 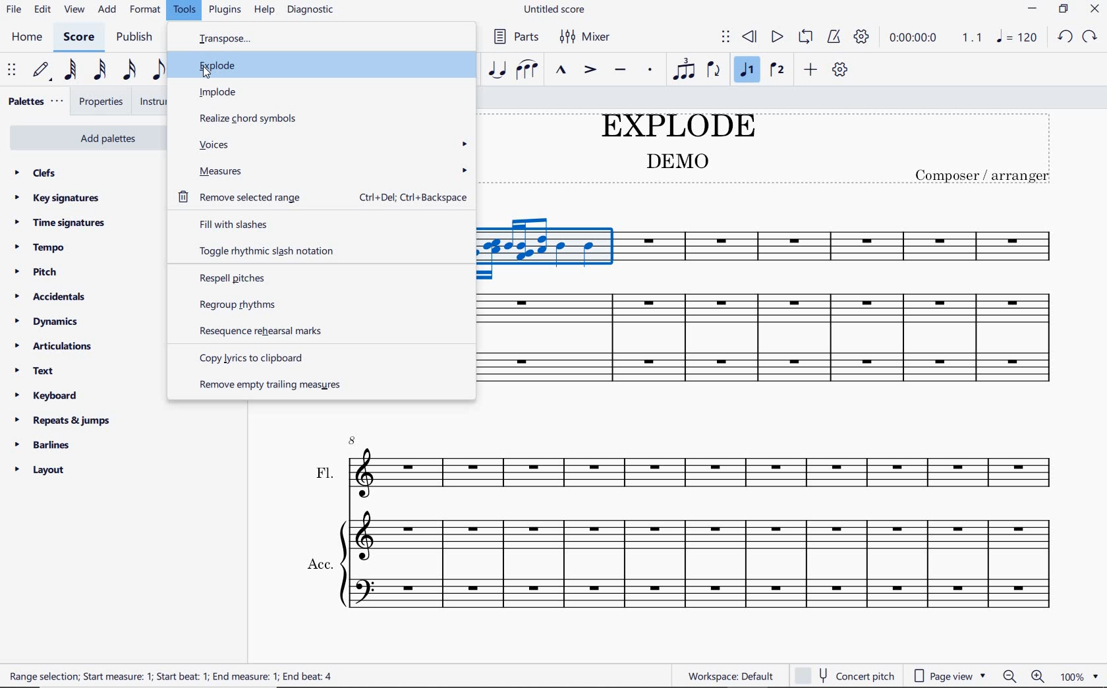 I want to click on plugins, so click(x=225, y=11).